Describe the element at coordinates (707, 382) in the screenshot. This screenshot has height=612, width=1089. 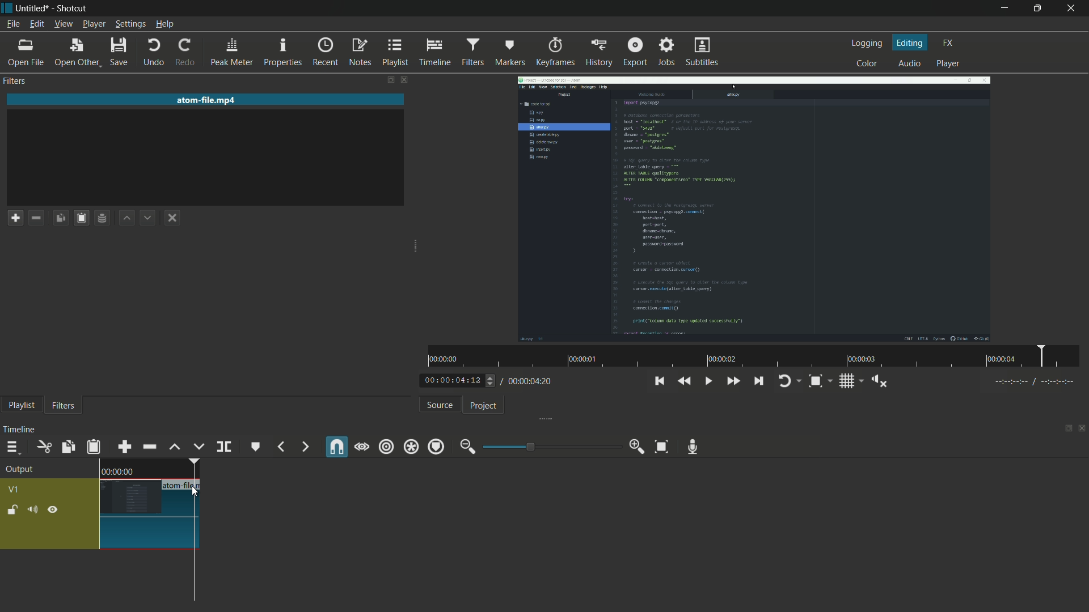
I see `toggle play or pause` at that location.